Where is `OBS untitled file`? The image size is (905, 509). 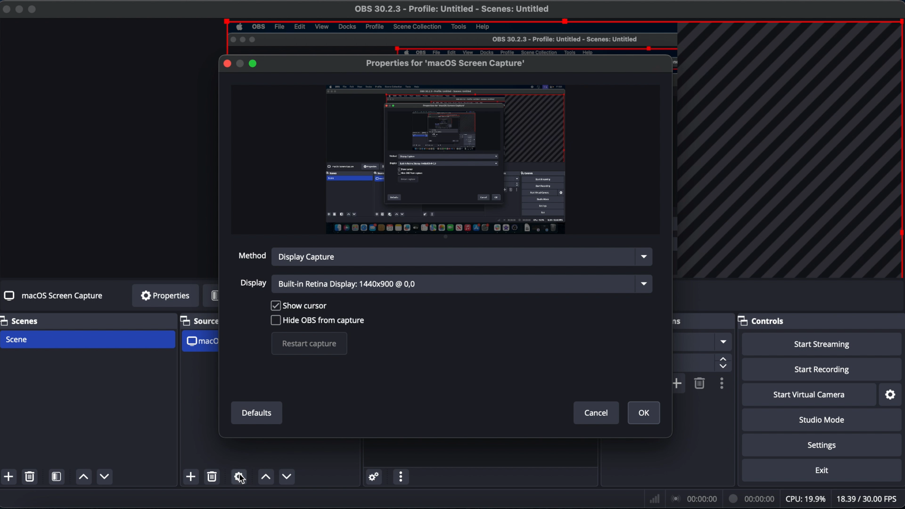
OBS untitled file is located at coordinates (451, 8).